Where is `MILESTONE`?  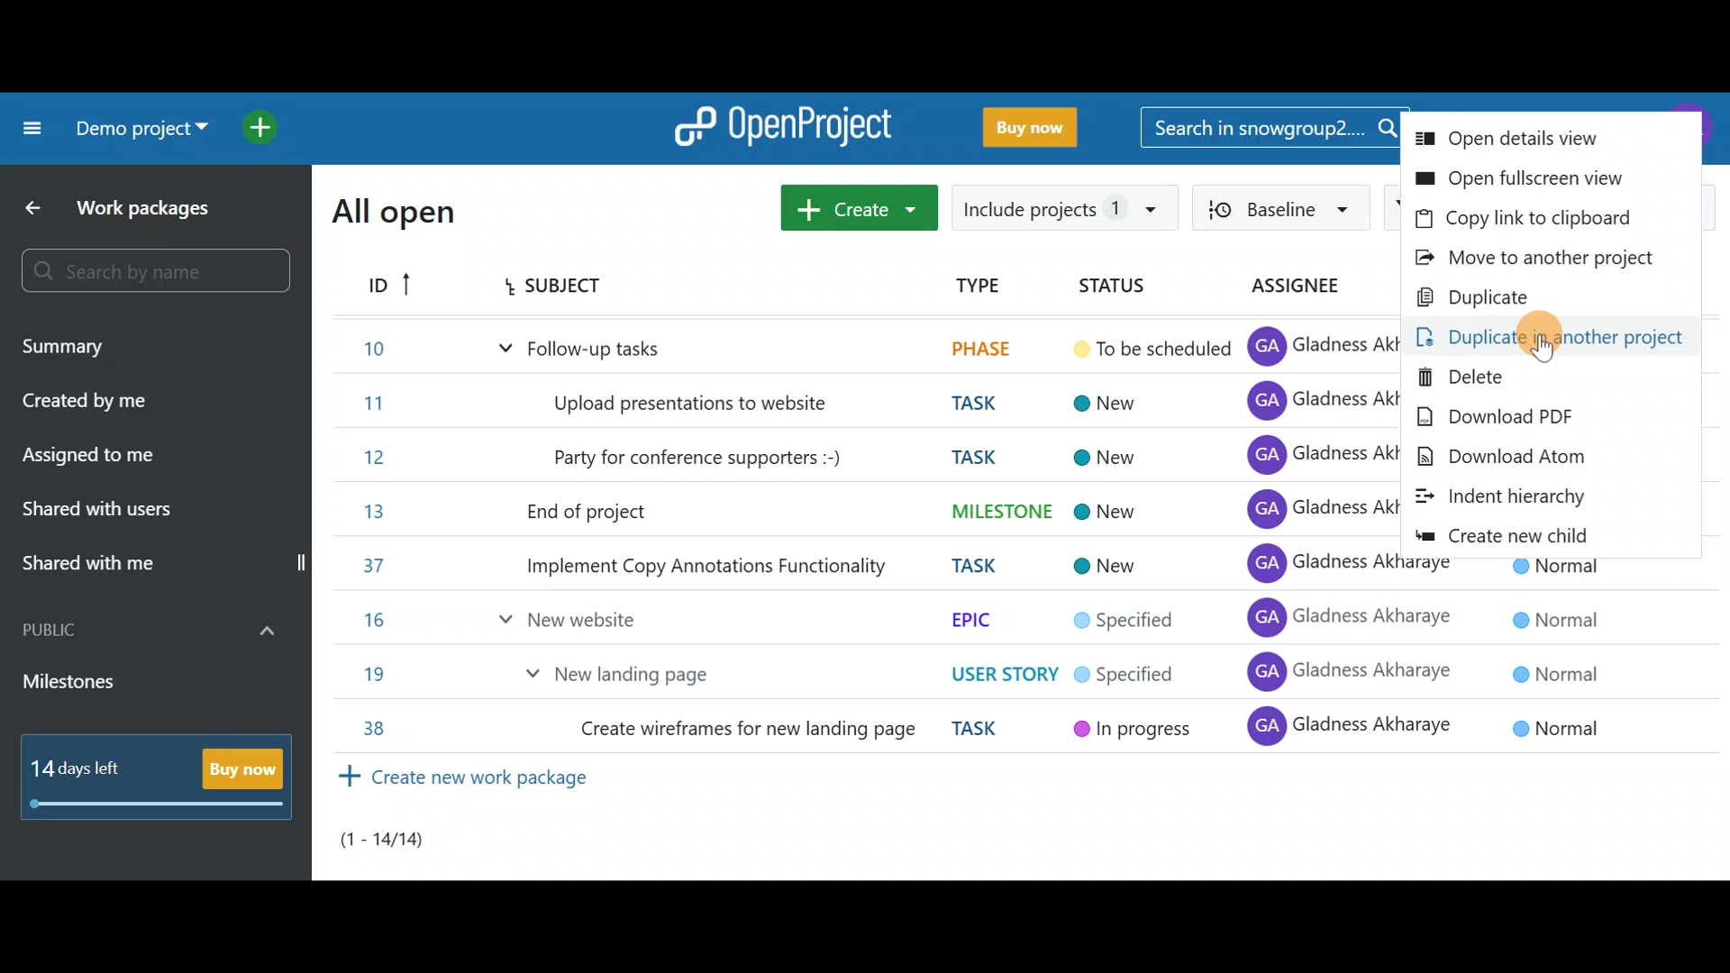
MILESTONE is located at coordinates (994, 510).